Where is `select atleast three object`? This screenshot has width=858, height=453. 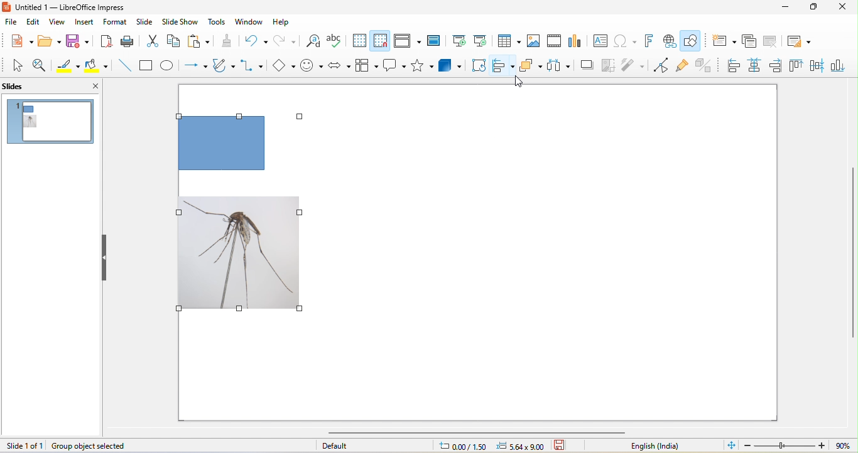
select atleast three object is located at coordinates (559, 66).